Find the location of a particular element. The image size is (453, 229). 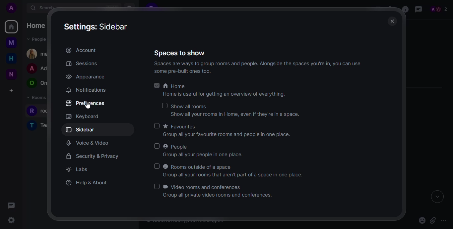

spaces to show is located at coordinates (181, 54).